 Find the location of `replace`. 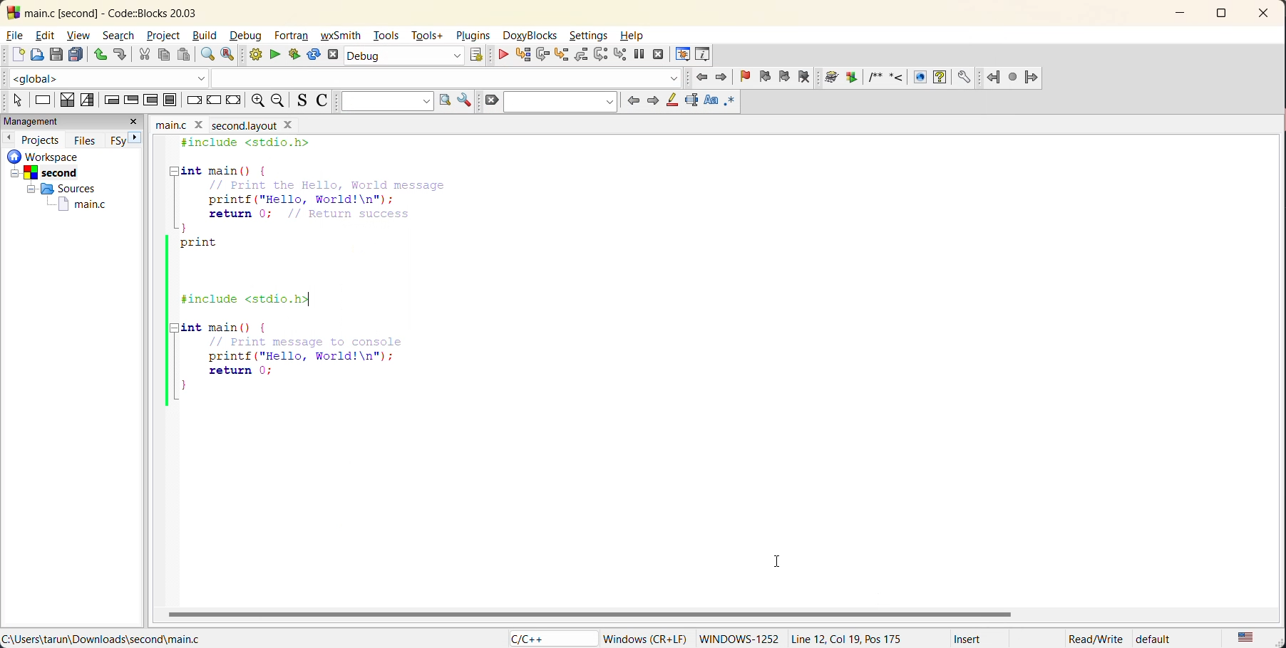

replace is located at coordinates (231, 55).